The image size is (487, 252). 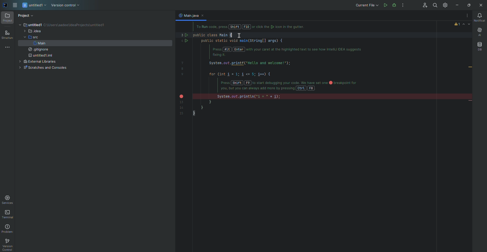 I want to click on Code With Me, so click(x=423, y=5).